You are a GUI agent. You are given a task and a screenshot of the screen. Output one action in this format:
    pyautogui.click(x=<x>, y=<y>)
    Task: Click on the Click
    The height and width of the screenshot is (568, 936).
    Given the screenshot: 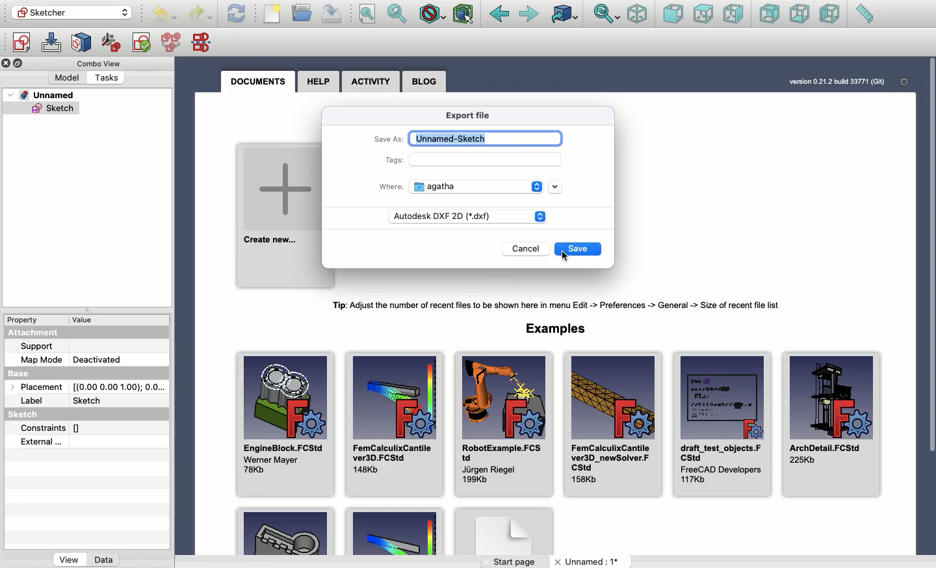 What is the action you would take?
    pyautogui.click(x=565, y=255)
    